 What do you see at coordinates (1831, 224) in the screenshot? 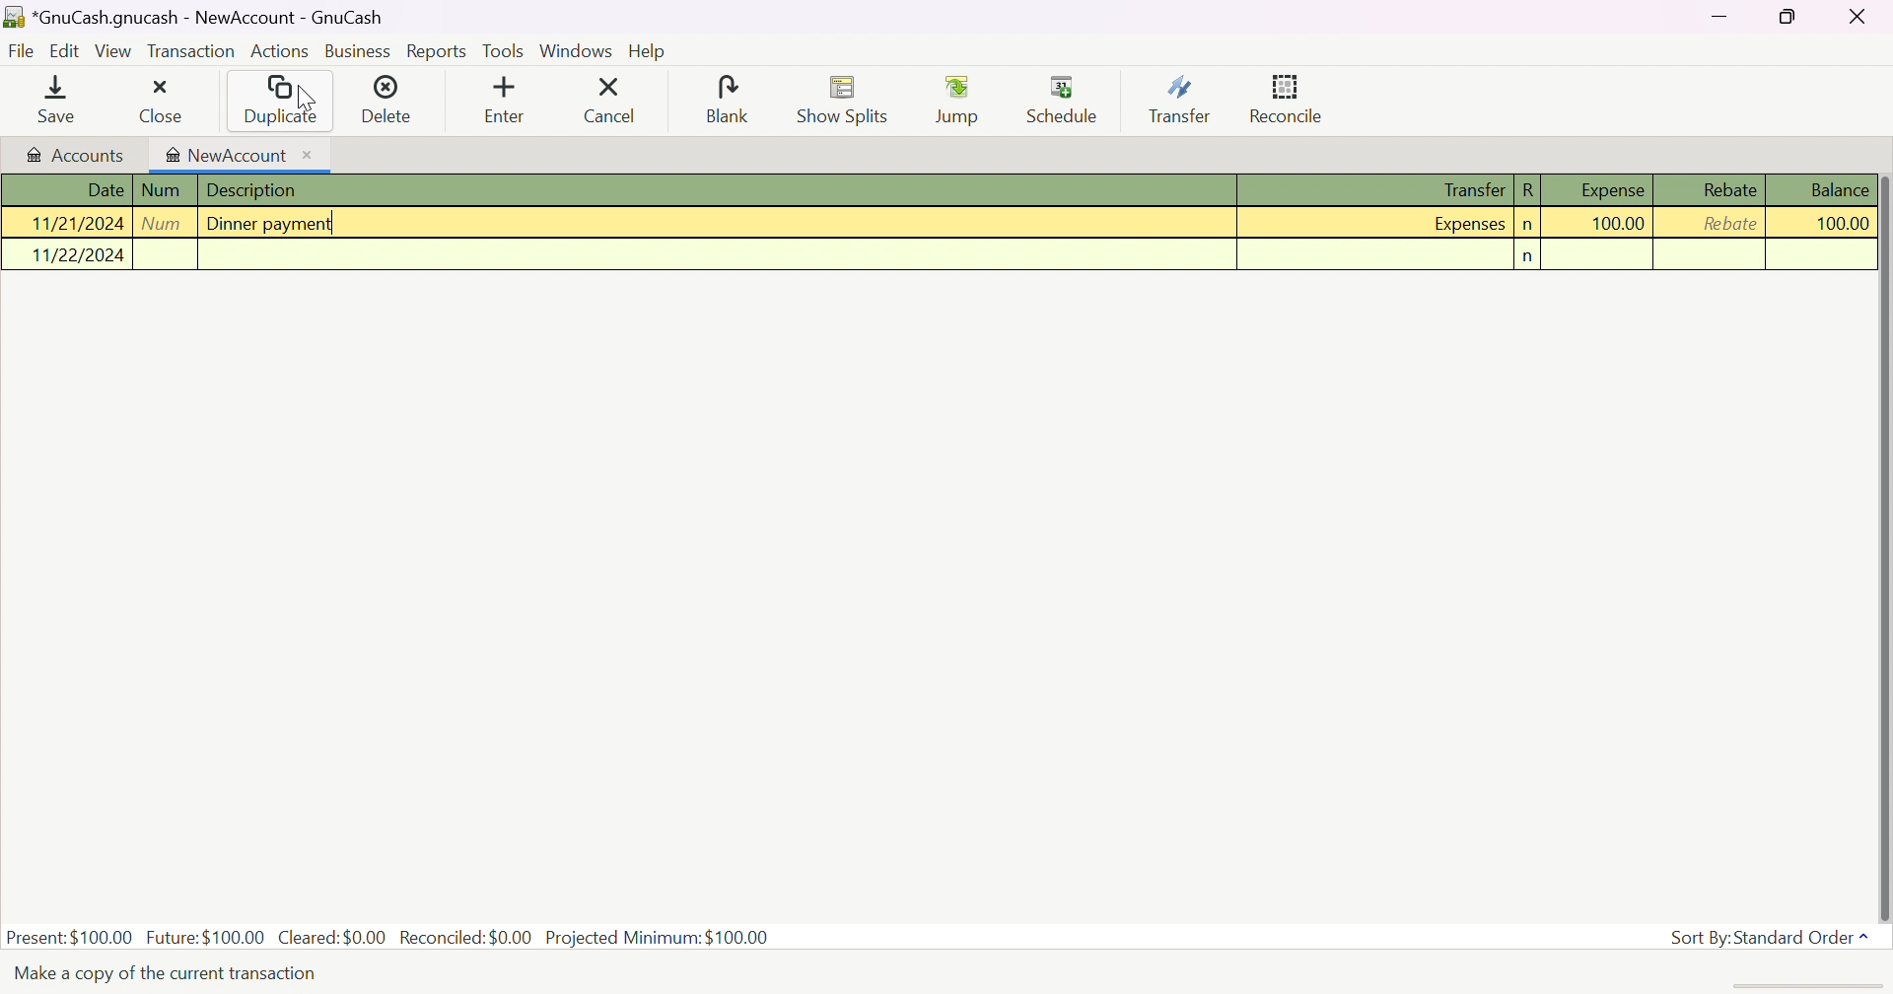
I see `100.00` at bounding box center [1831, 224].